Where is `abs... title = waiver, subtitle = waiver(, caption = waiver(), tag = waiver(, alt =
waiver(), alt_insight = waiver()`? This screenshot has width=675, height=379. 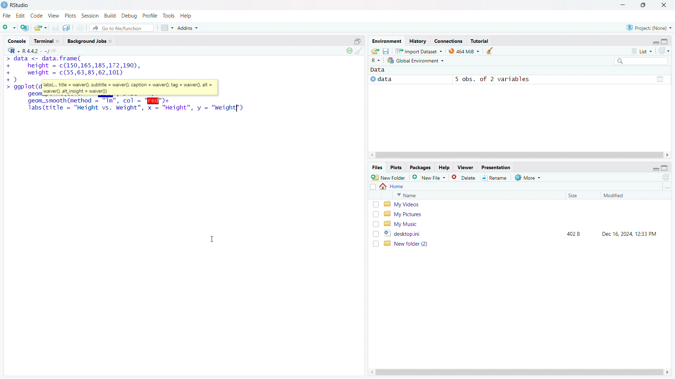
abs... title = waiver, subtitle = waiver(, caption = waiver(), tag = waiver(, alt =
waiver(), alt_insight = waiver() is located at coordinates (130, 88).